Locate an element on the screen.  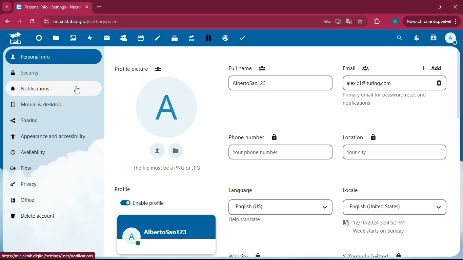
friends is located at coordinates (122, 38).